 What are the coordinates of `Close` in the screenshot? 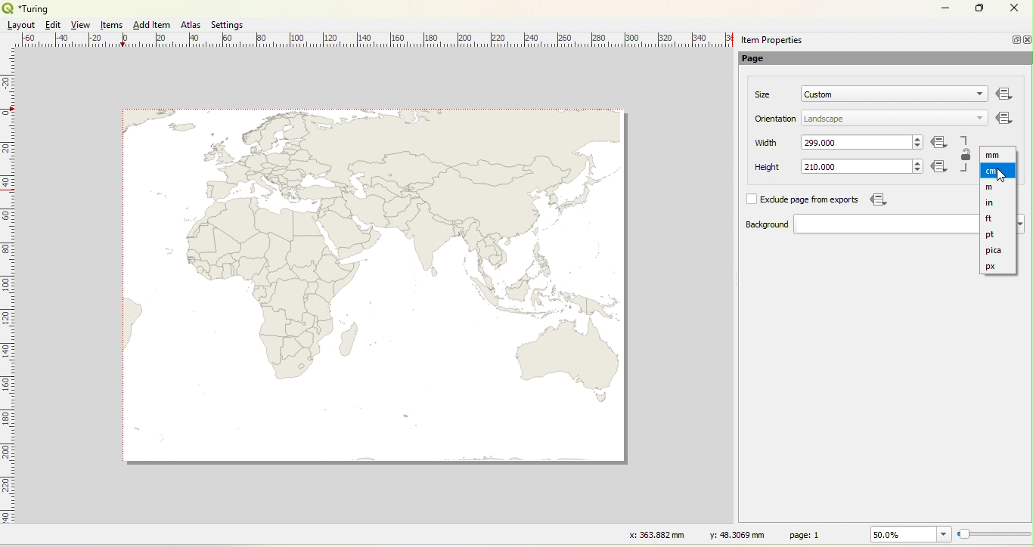 It's located at (1013, 10).